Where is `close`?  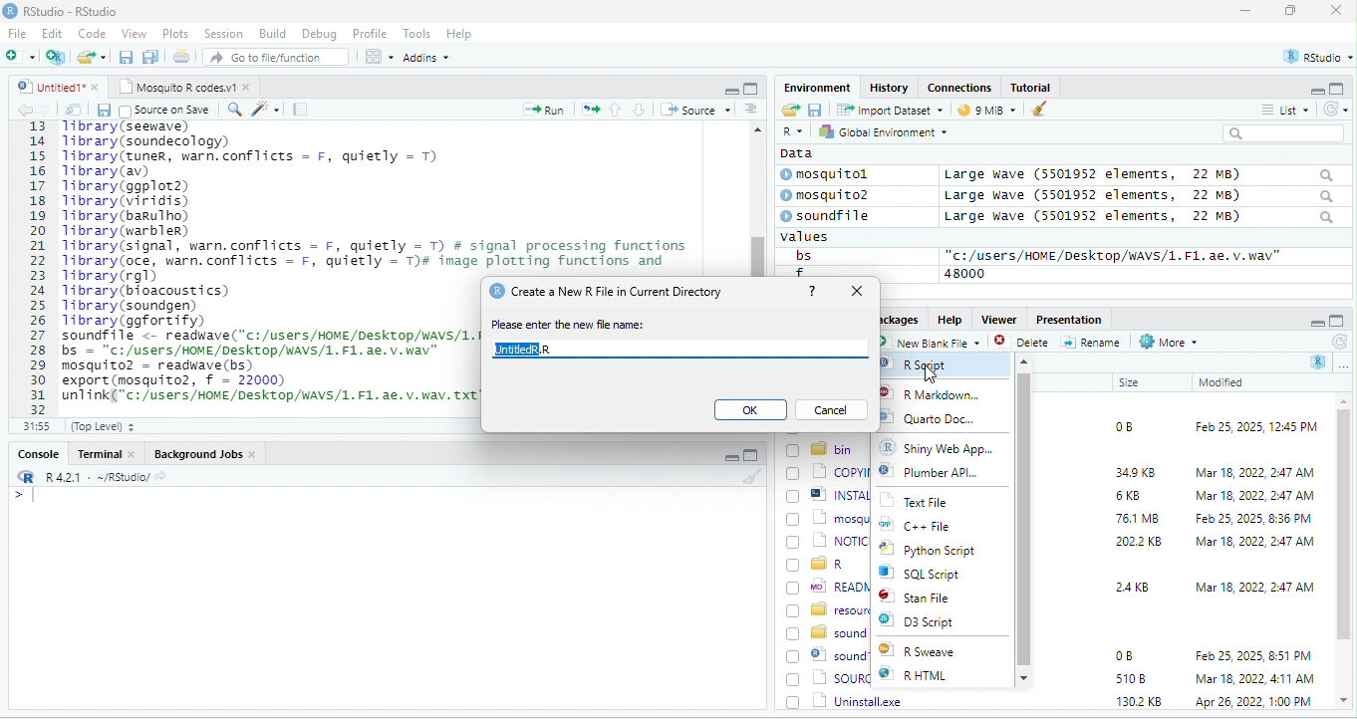 close is located at coordinates (1336, 12).